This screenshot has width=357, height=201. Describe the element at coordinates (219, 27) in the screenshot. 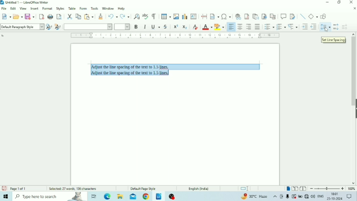

I see `Character Highlighting Color` at that location.